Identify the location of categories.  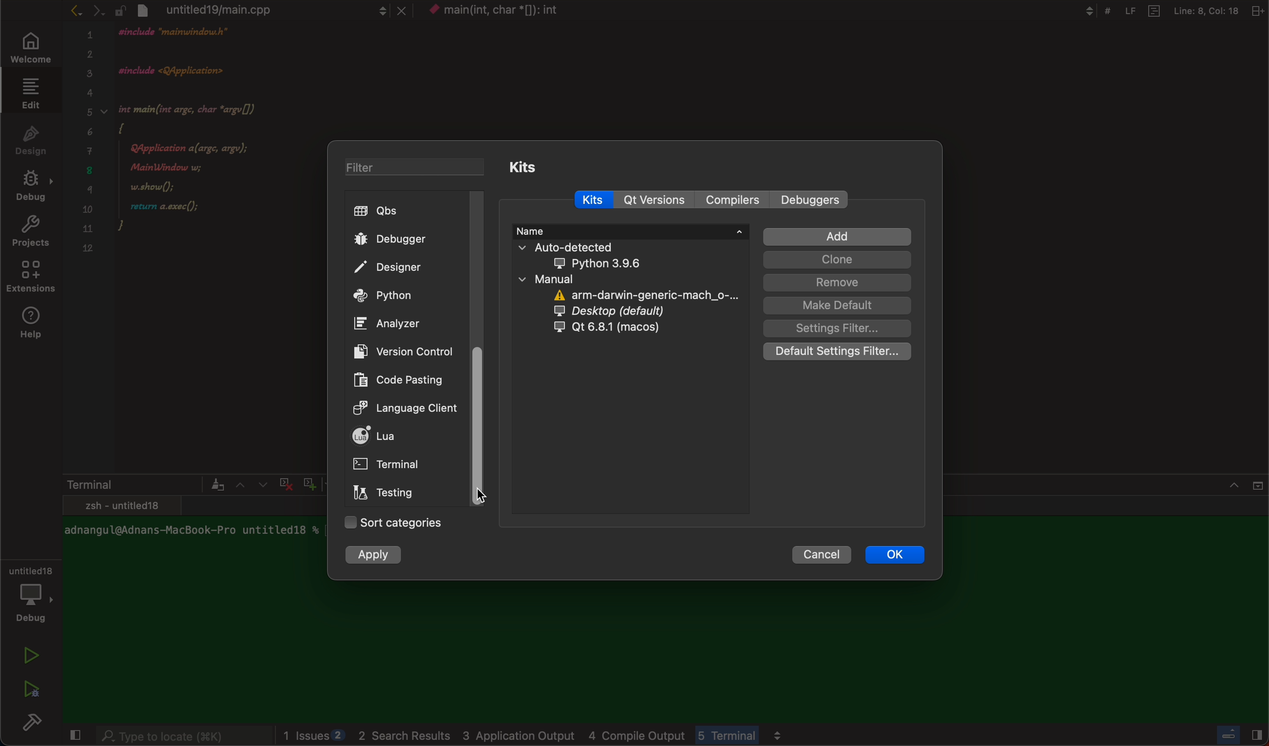
(392, 524).